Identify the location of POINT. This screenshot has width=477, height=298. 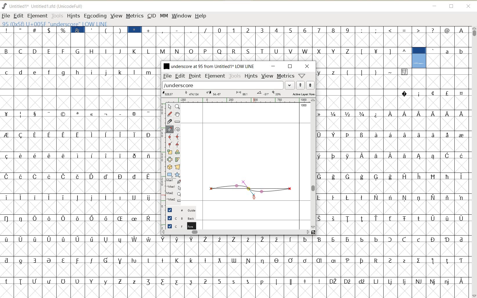
(195, 77).